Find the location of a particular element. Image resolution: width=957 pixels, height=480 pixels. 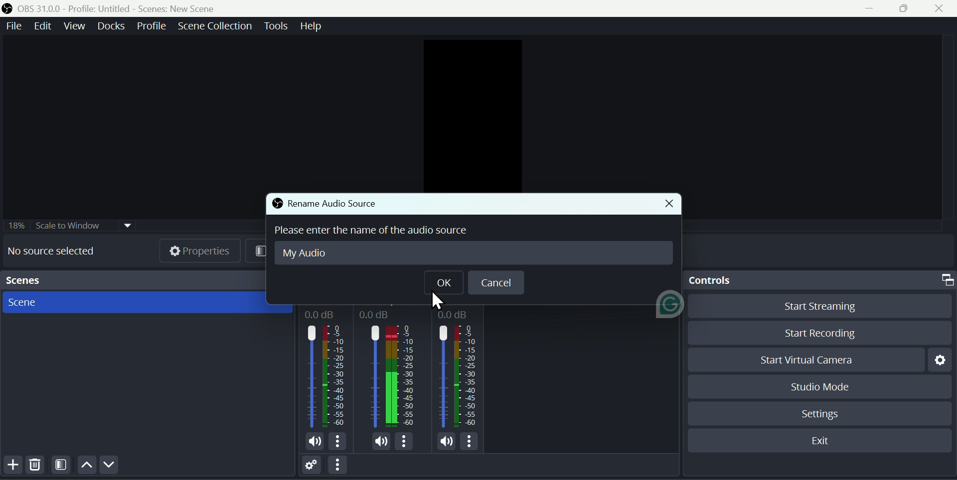

cursor is located at coordinates (431, 301).